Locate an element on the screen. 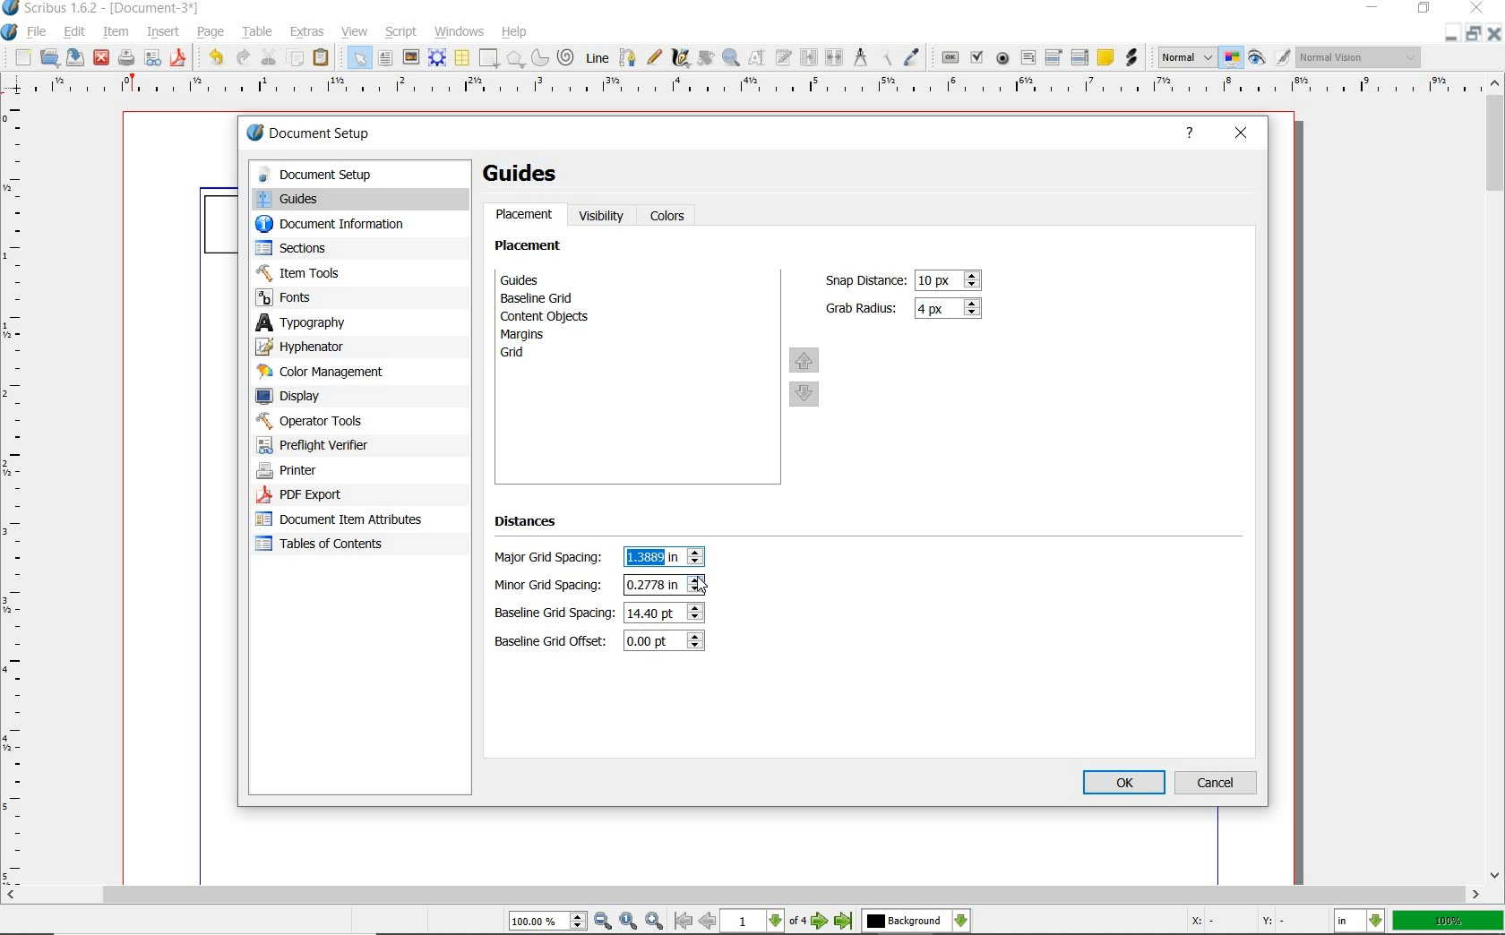  colors is located at coordinates (670, 217).